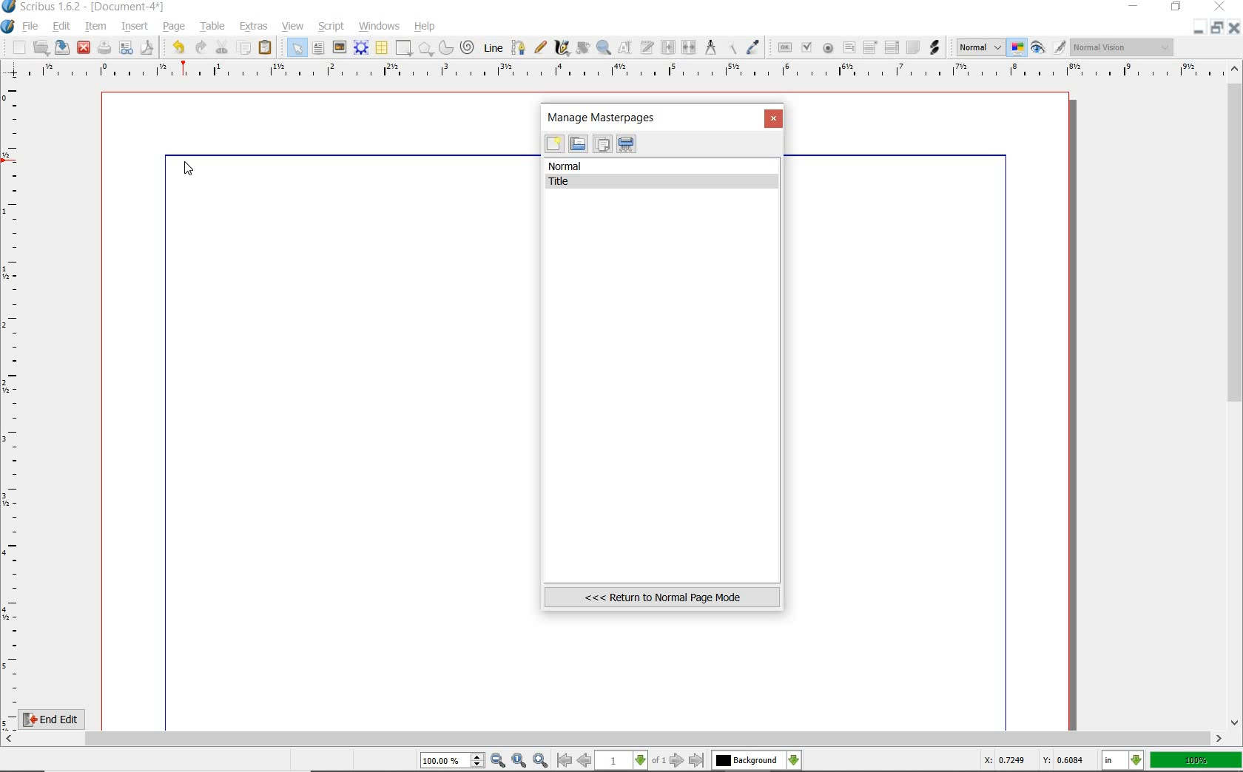 Image resolution: width=1243 pixels, height=772 pixels. What do you see at coordinates (516, 47) in the screenshot?
I see `Bezier curve` at bounding box center [516, 47].